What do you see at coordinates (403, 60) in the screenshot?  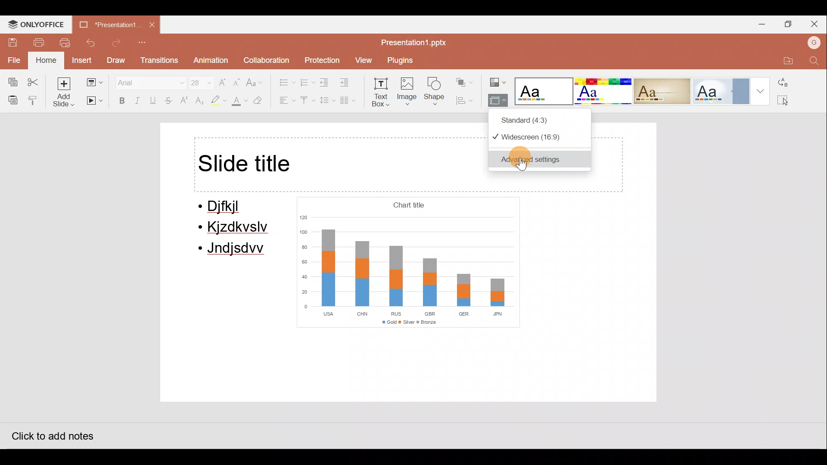 I see `Plugins` at bounding box center [403, 60].